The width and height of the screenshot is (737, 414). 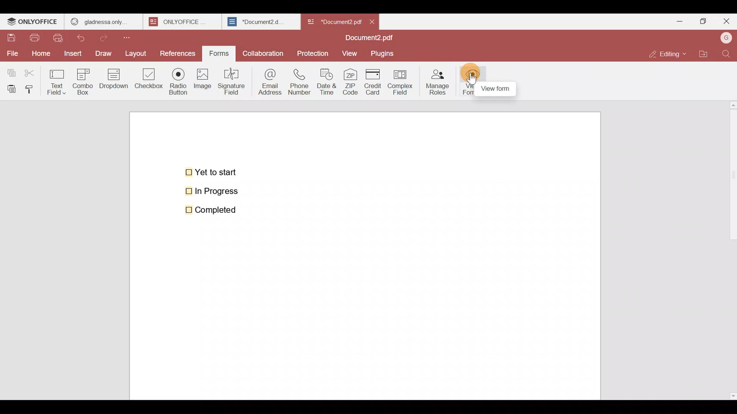 What do you see at coordinates (216, 210) in the screenshot?
I see `Completed` at bounding box center [216, 210].